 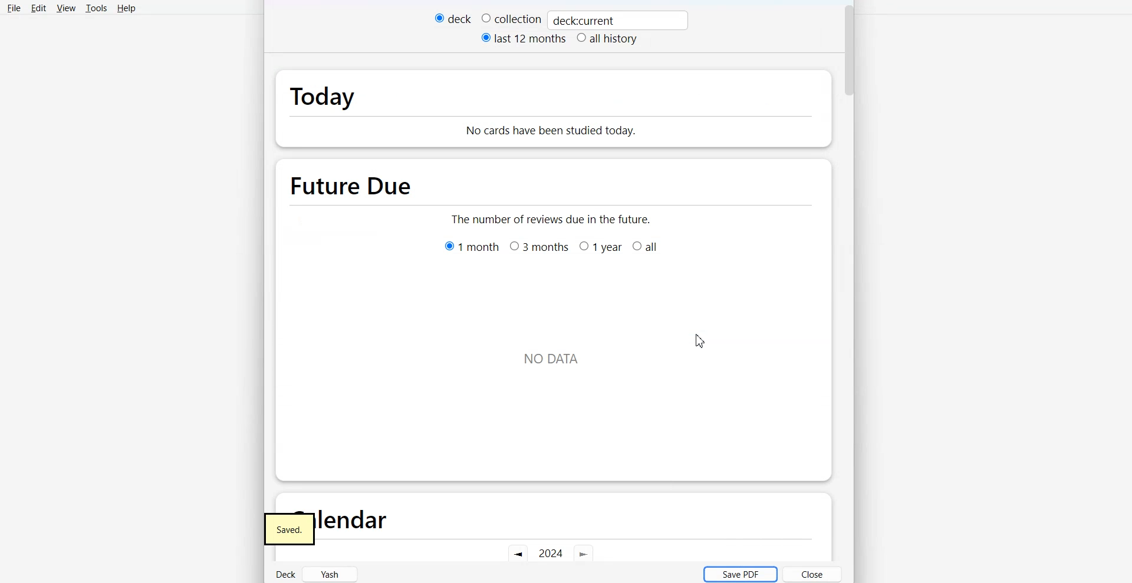 I want to click on 1 Month, so click(x=472, y=246).